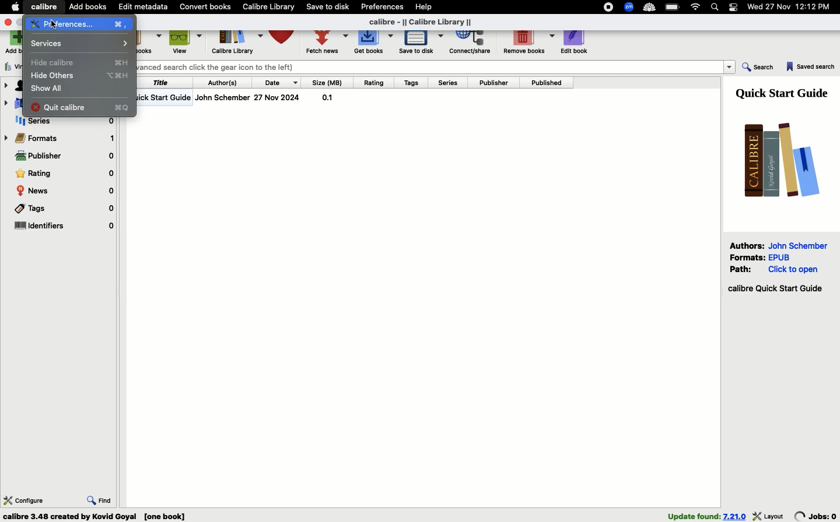 The height and width of the screenshot is (522, 840). I want to click on Title, so click(422, 22).